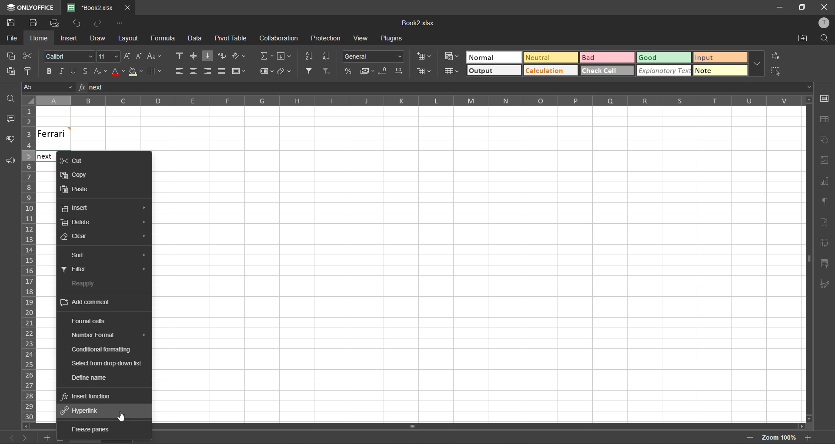 Image resolution: width=835 pixels, height=444 pixels. I want to click on zoom in, so click(808, 437).